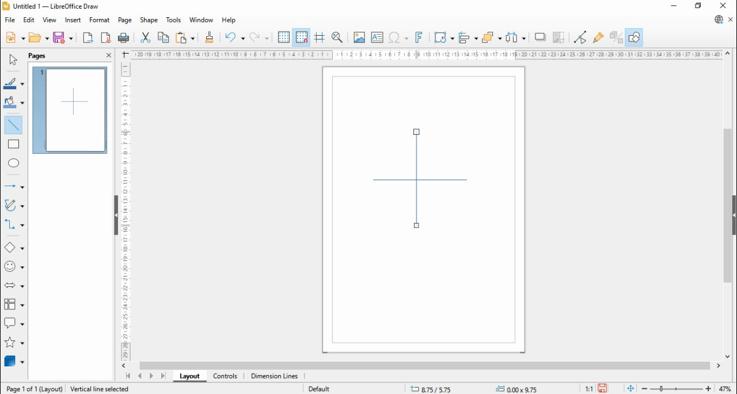 The image size is (737, 394). I want to click on fit document to window, so click(630, 389).